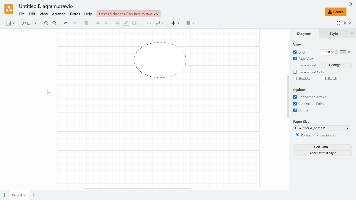 The height and width of the screenshot is (200, 356). Describe the element at coordinates (174, 24) in the screenshot. I see `insert` at that location.